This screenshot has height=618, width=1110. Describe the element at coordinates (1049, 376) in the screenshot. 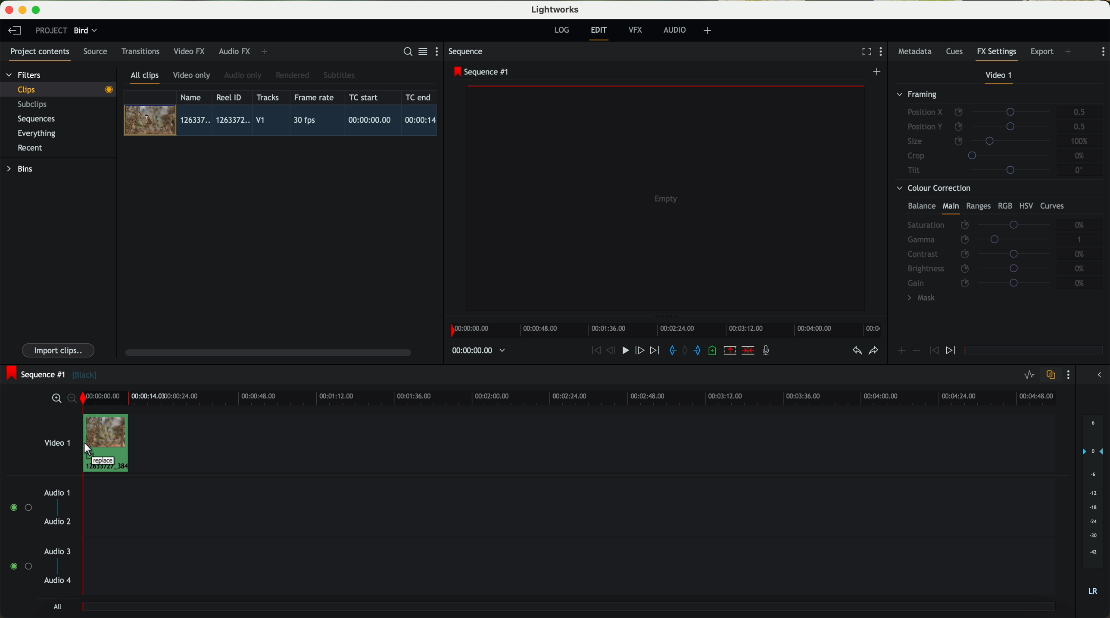

I see `toggle auto track sync` at that location.